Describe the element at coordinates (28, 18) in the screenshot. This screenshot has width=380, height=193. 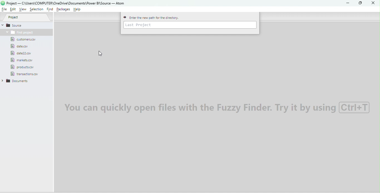
I see `Project` at that location.